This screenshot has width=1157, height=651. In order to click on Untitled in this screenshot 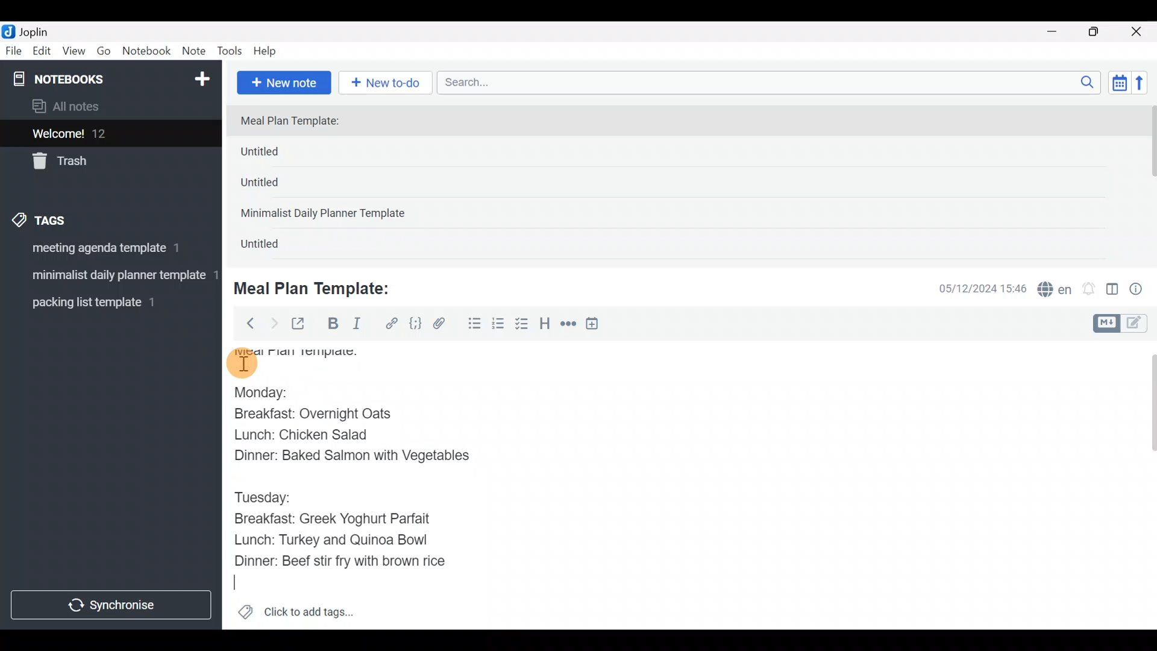, I will do `click(274, 247)`.